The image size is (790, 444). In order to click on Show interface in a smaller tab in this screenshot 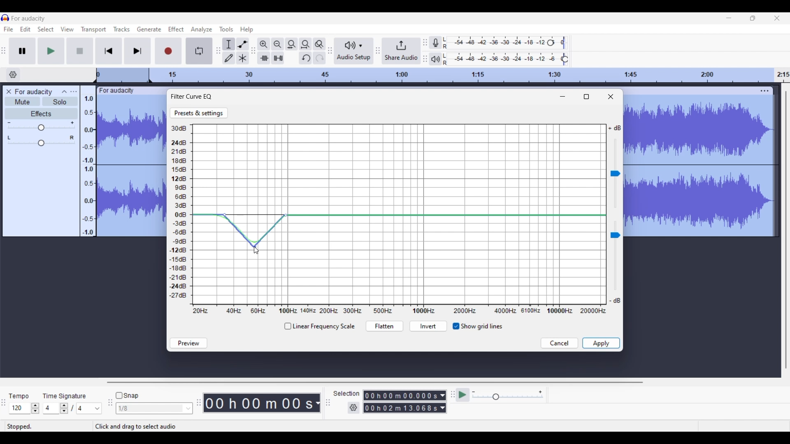, I will do `click(753, 18)`.